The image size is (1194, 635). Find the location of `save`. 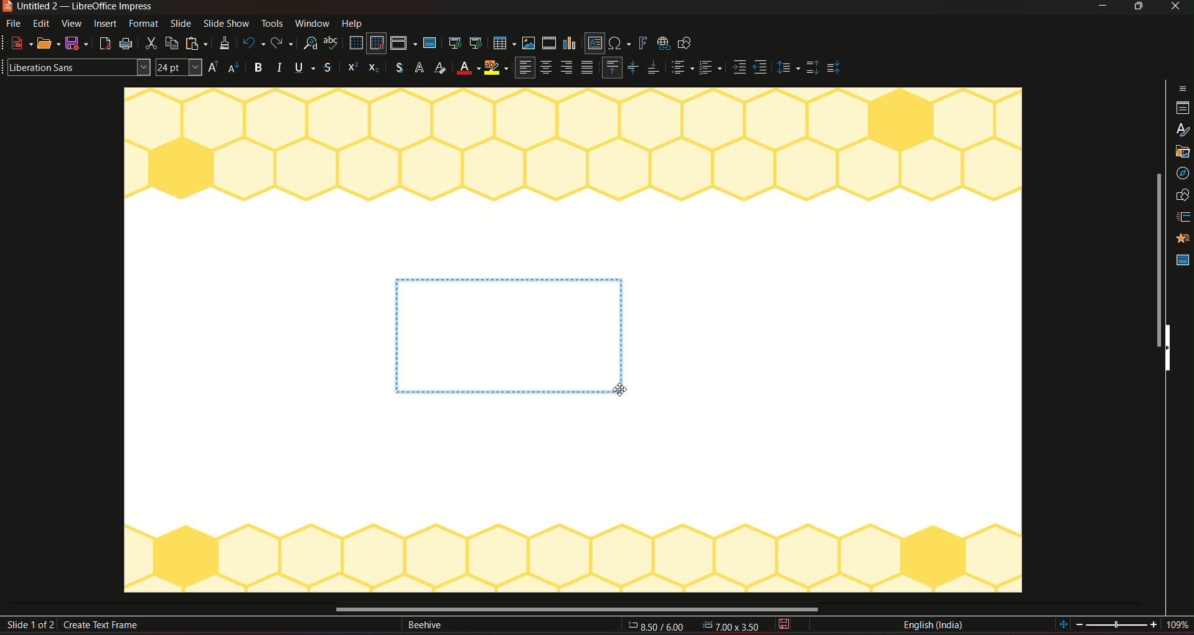

save is located at coordinates (77, 43).